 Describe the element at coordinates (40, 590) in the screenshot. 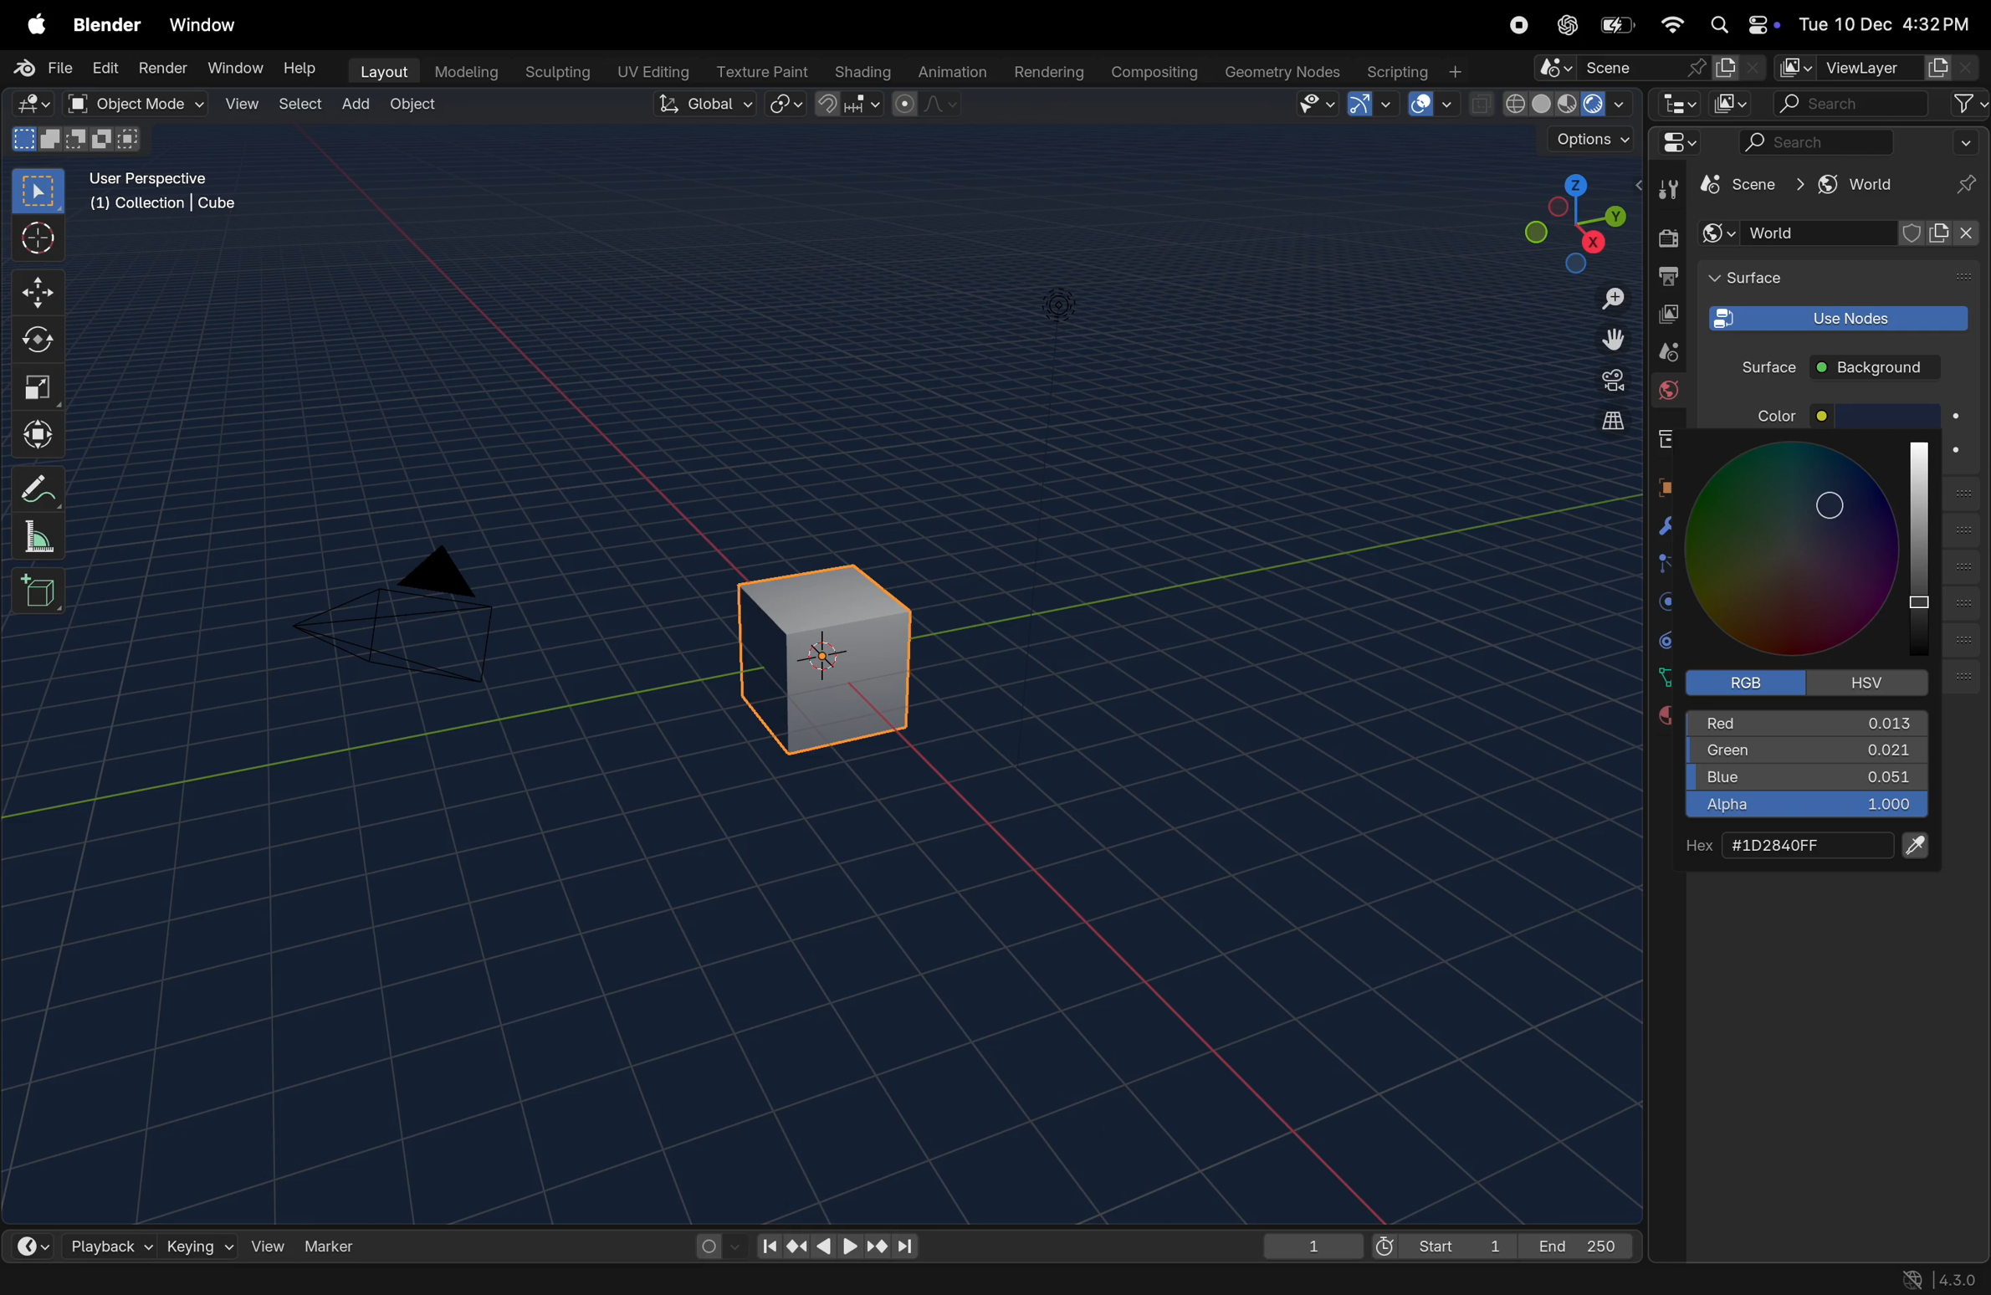

I see `add cube` at that location.